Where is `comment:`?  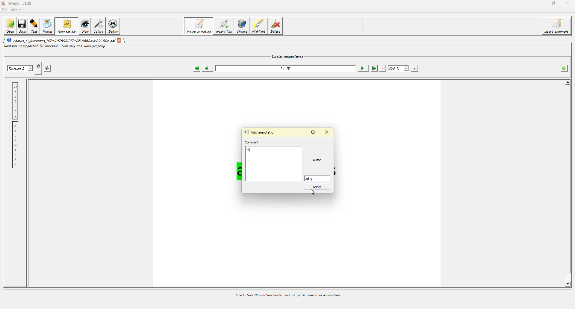 comment: is located at coordinates (254, 142).